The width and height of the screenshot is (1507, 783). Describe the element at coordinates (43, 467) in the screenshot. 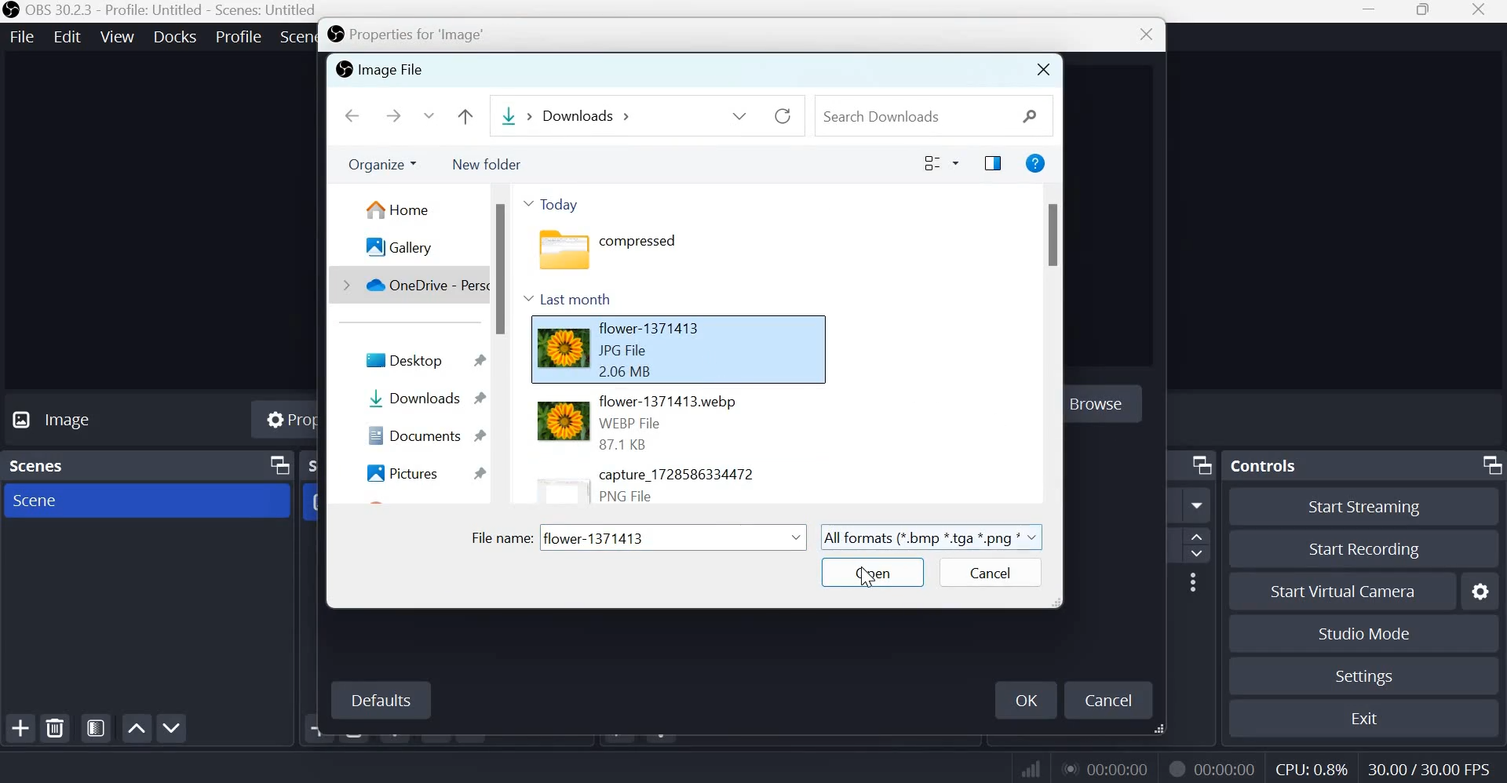

I see `Scenes` at that location.